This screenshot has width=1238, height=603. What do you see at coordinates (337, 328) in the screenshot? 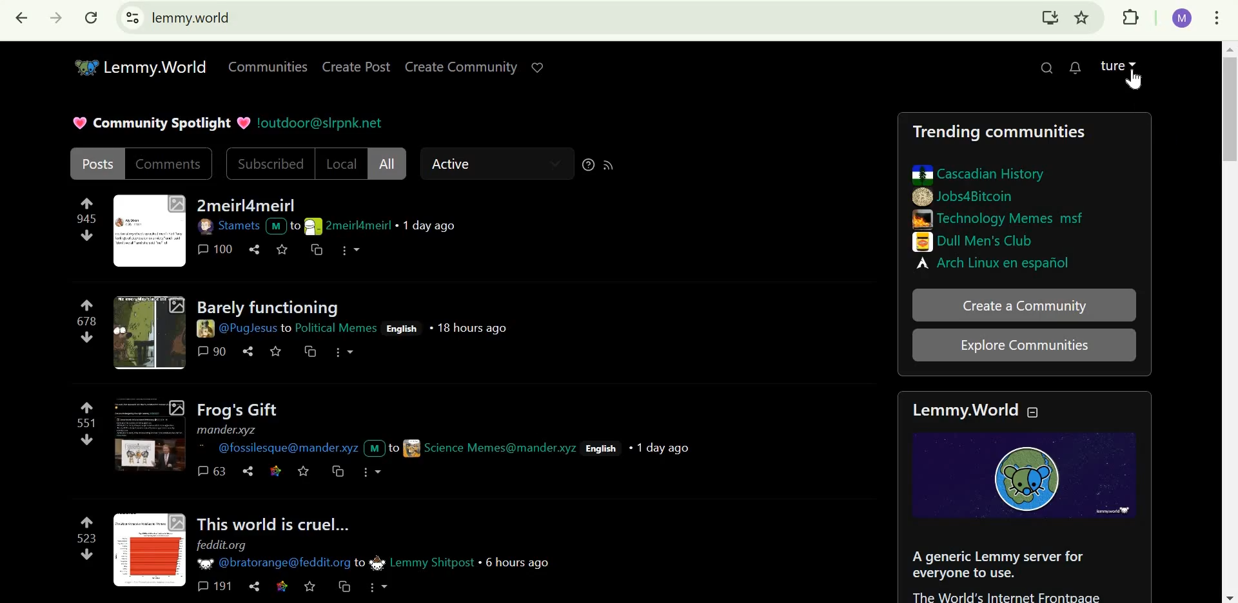
I see `community name` at bounding box center [337, 328].